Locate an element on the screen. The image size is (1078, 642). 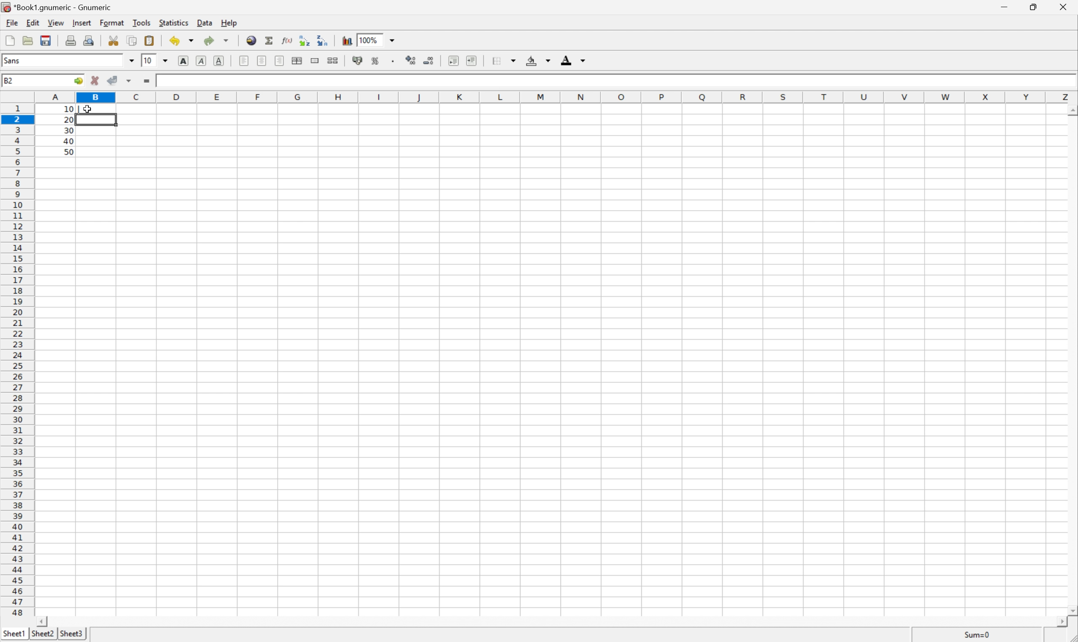
Cancel changes is located at coordinates (97, 81).